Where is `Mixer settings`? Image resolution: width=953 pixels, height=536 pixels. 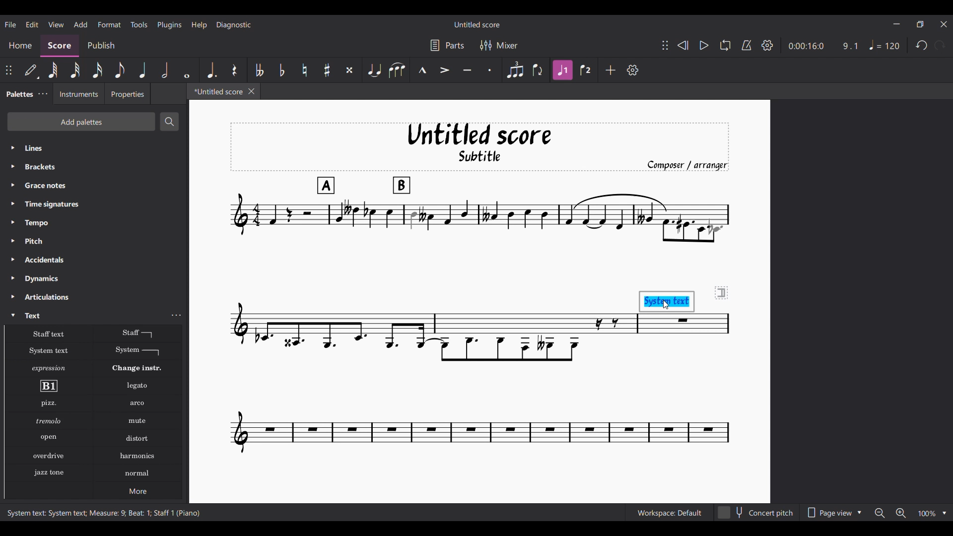
Mixer settings is located at coordinates (499, 46).